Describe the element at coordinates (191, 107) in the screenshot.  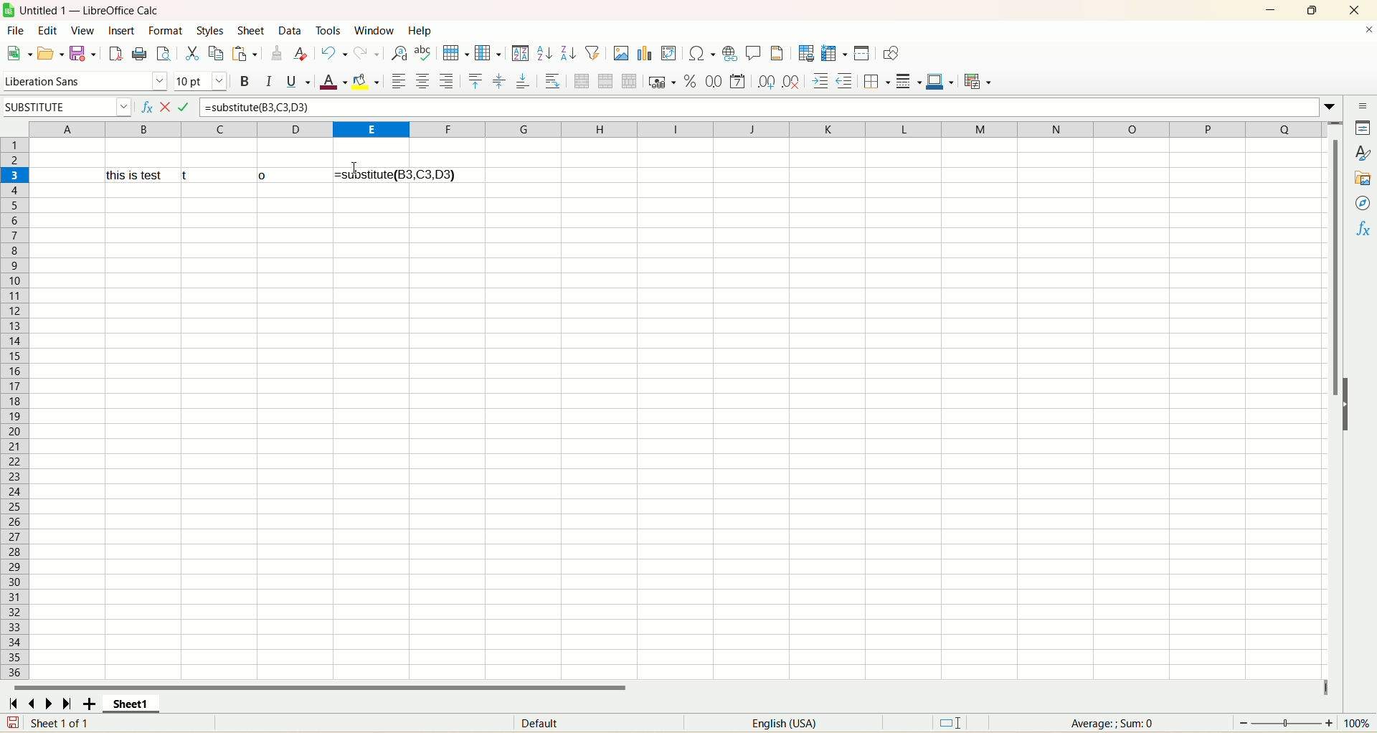
I see `formula` at that location.